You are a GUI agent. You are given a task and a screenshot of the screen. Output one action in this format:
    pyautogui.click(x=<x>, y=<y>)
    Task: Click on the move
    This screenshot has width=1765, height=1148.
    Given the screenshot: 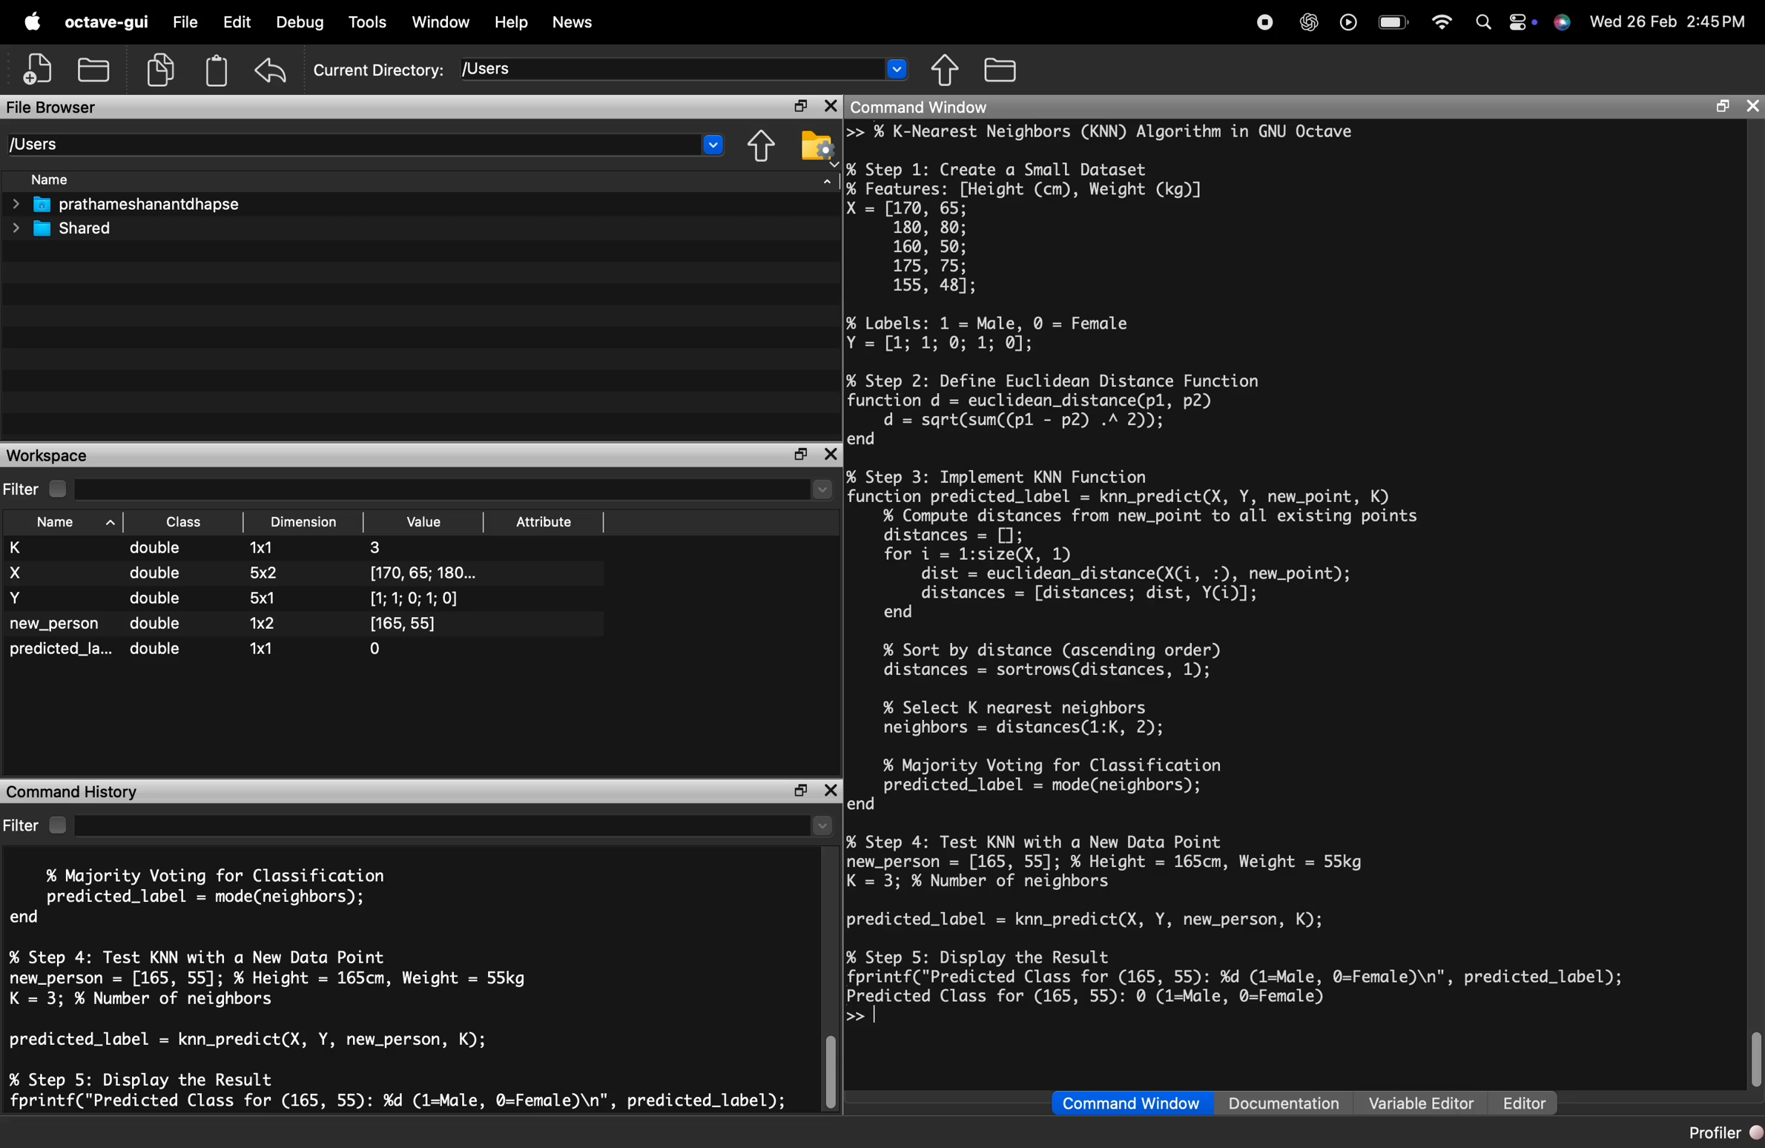 What is the action you would take?
    pyautogui.click(x=759, y=149)
    